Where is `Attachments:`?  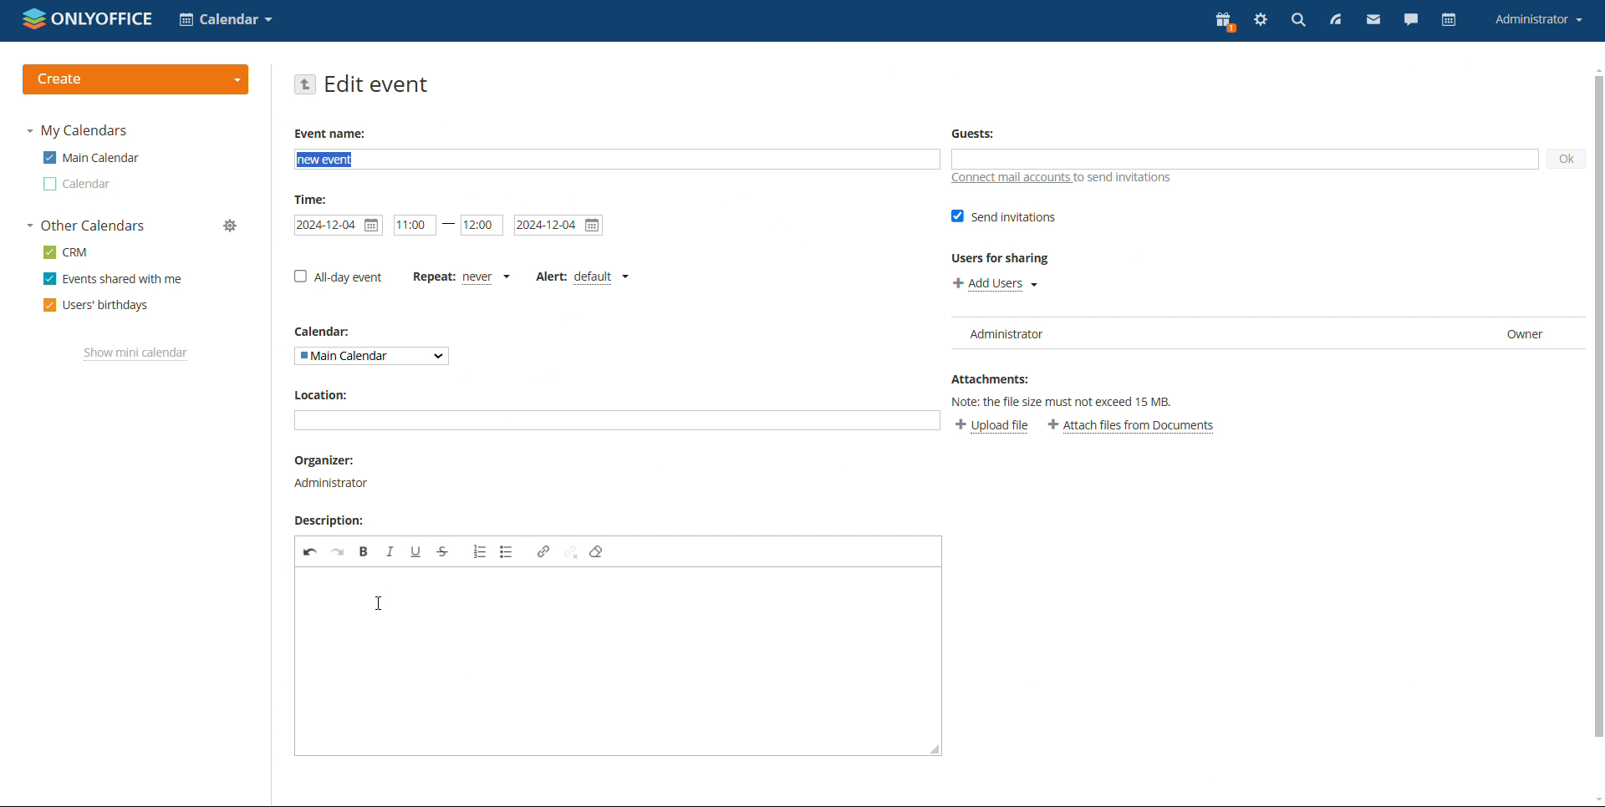
Attachments: is located at coordinates (993, 381).